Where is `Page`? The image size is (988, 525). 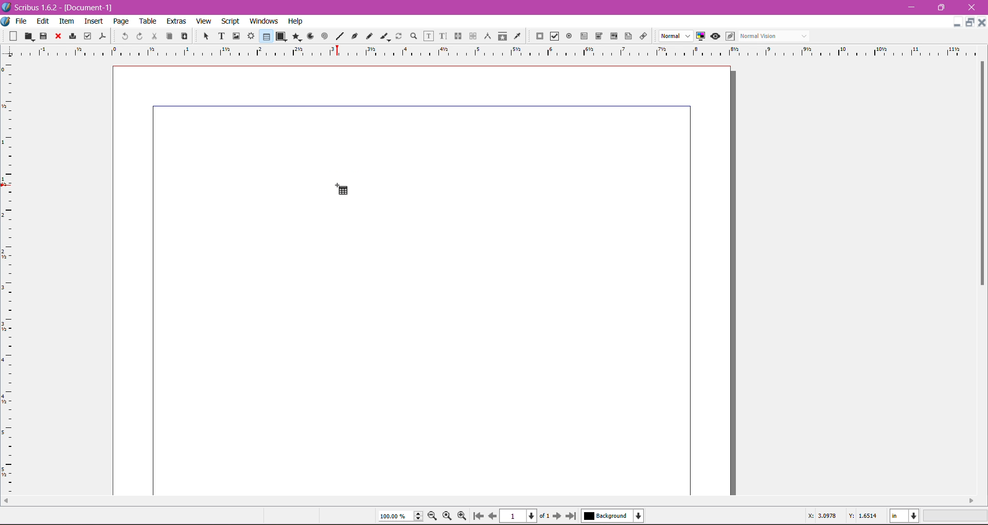 Page is located at coordinates (120, 21).